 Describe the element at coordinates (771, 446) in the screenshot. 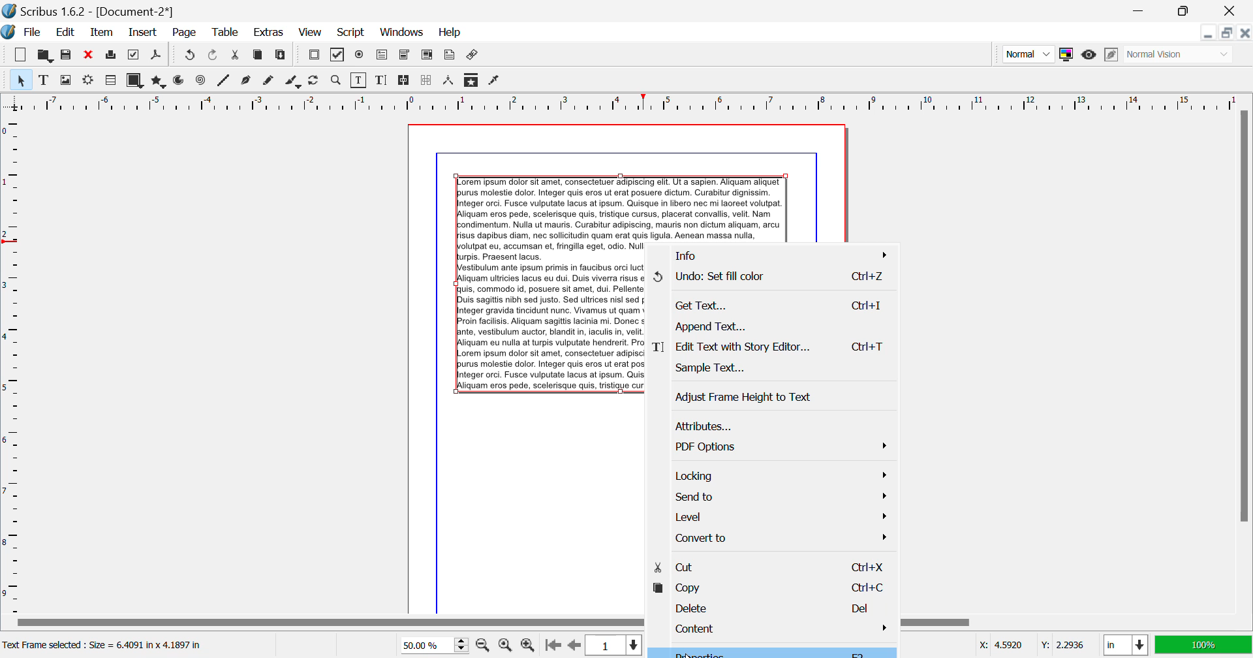

I see `PDF Options` at that location.